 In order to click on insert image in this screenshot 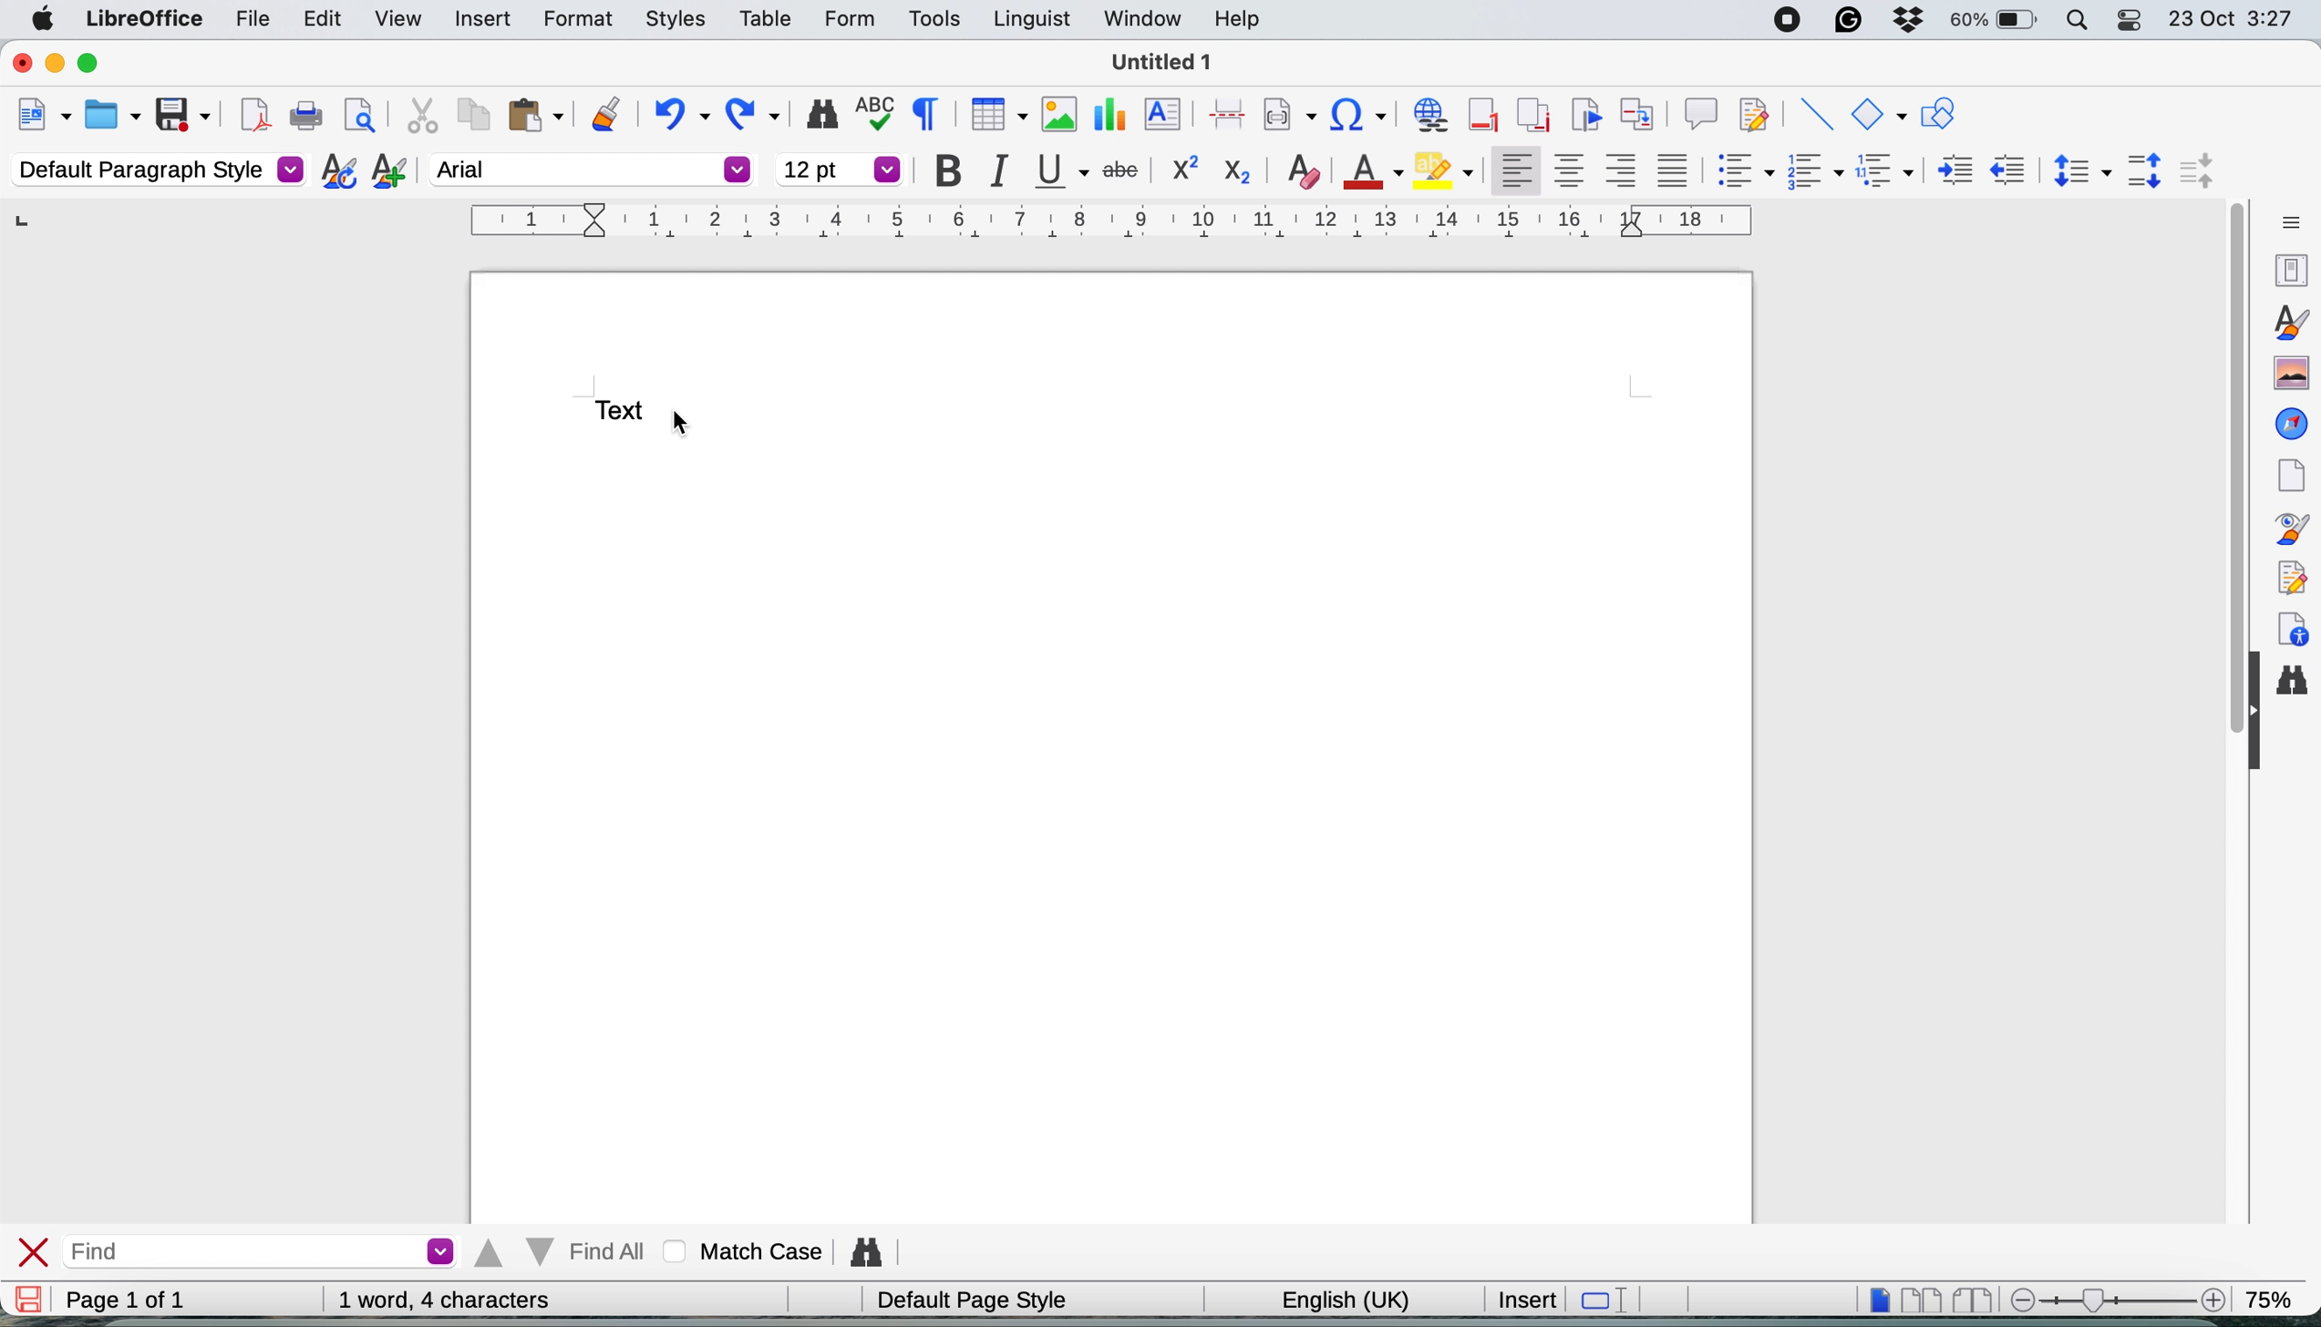, I will do `click(1053, 113)`.